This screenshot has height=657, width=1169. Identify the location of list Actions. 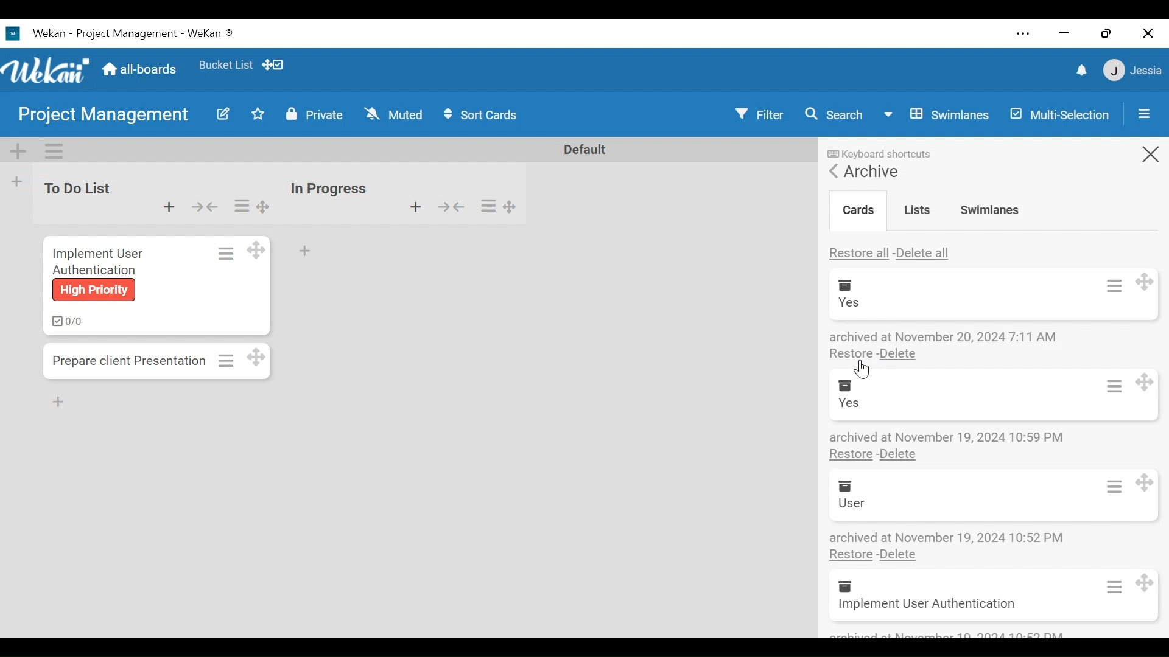
(489, 204).